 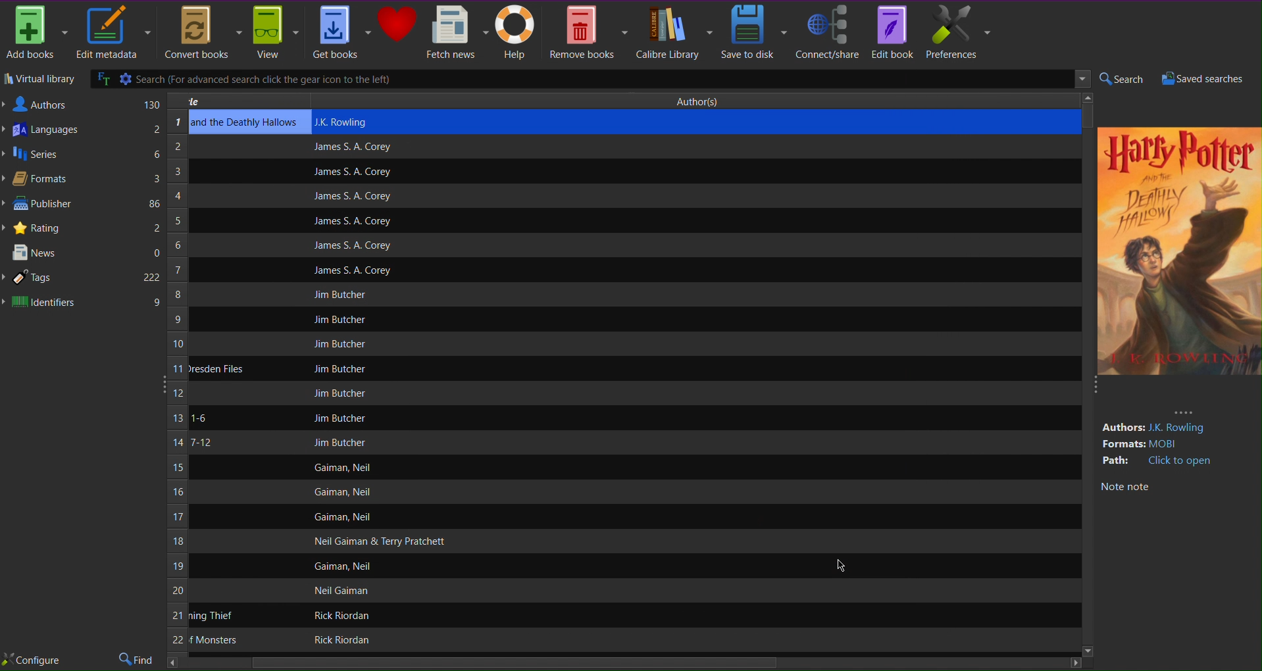 What do you see at coordinates (1117, 460) in the screenshot?
I see `Path:` at bounding box center [1117, 460].